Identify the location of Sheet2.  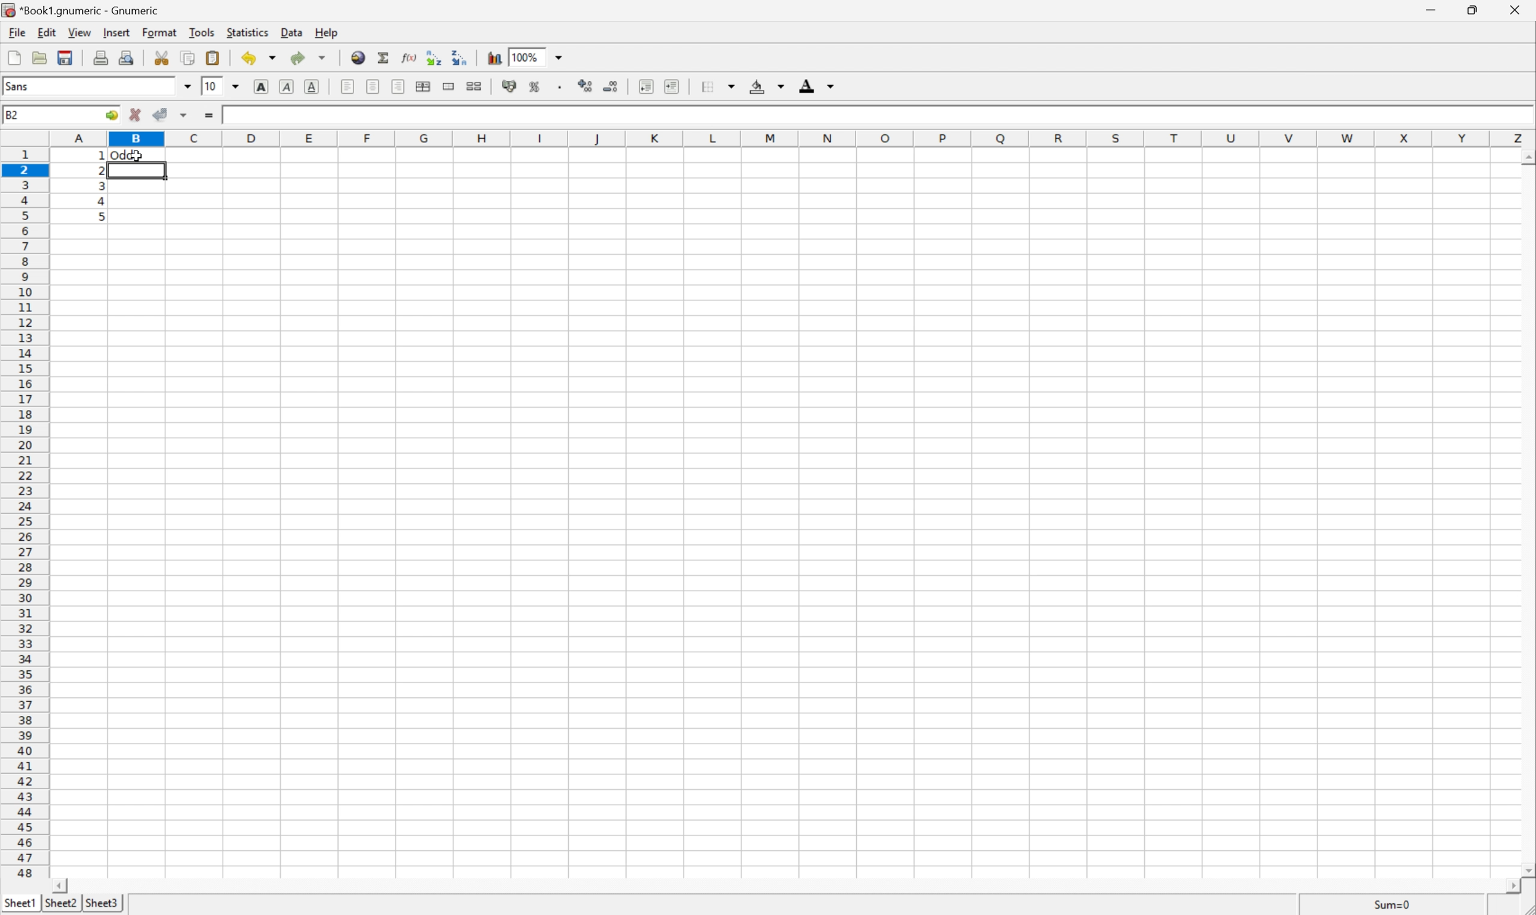
(62, 904).